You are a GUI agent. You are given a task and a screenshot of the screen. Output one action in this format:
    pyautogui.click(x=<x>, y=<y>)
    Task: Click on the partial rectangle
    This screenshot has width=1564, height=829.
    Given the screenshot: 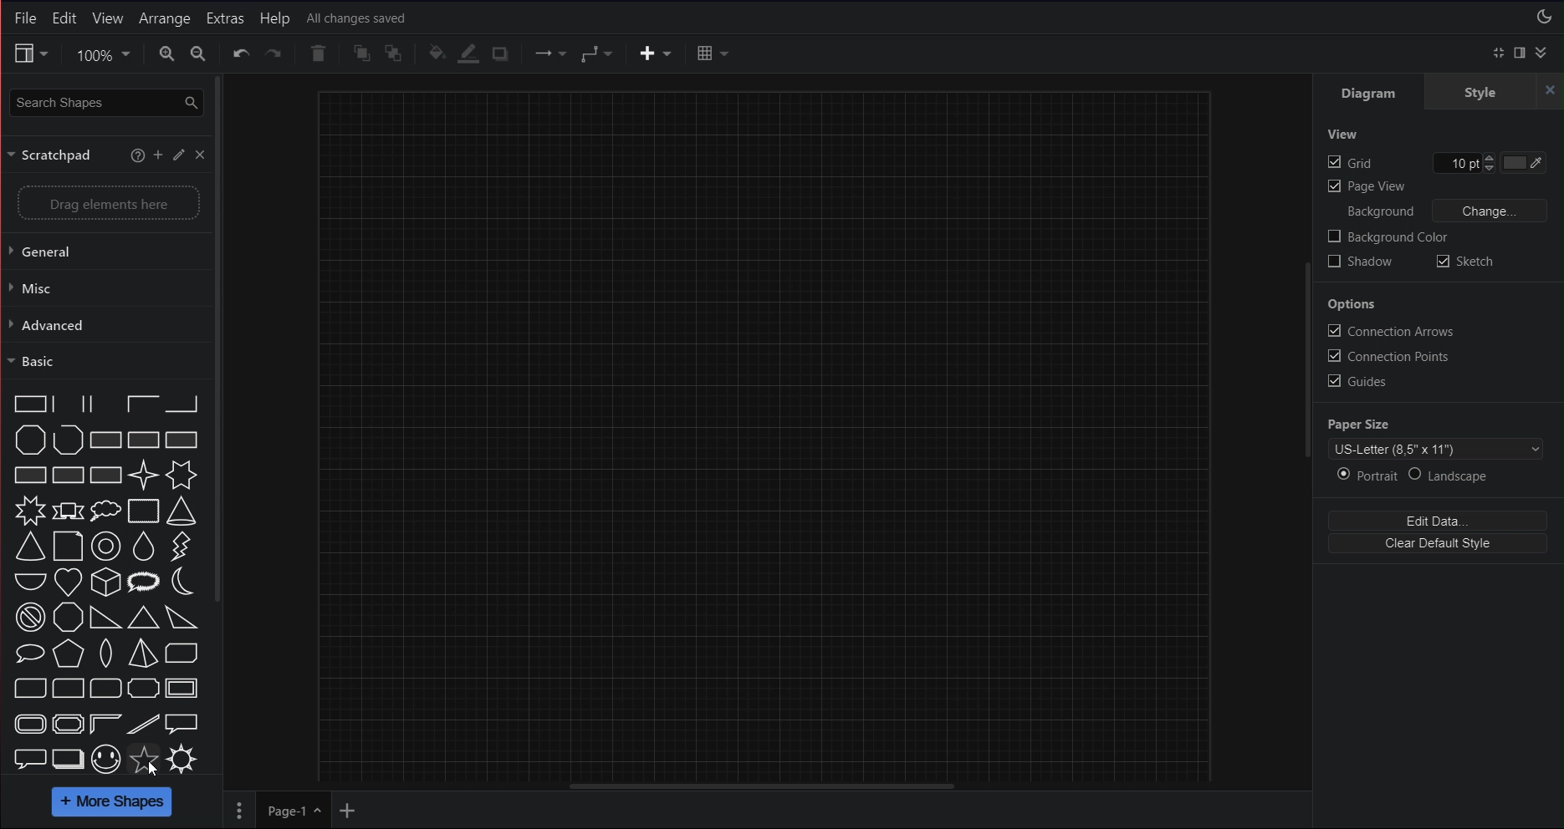 What is the action you would take?
    pyautogui.click(x=142, y=403)
    